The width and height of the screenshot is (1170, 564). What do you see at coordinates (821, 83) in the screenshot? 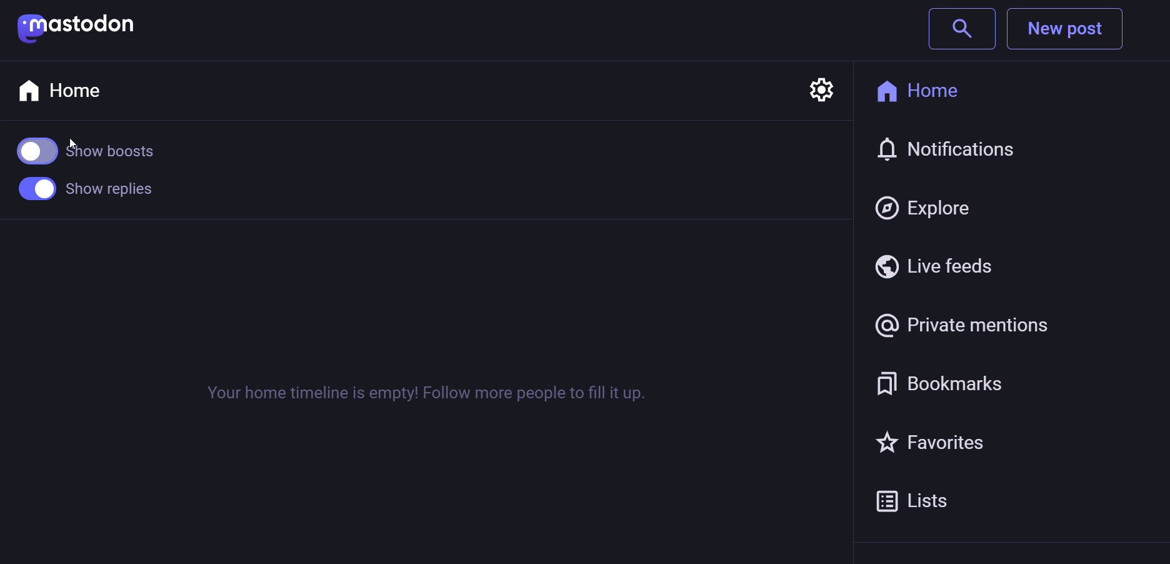
I see `setting` at bounding box center [821, 83].